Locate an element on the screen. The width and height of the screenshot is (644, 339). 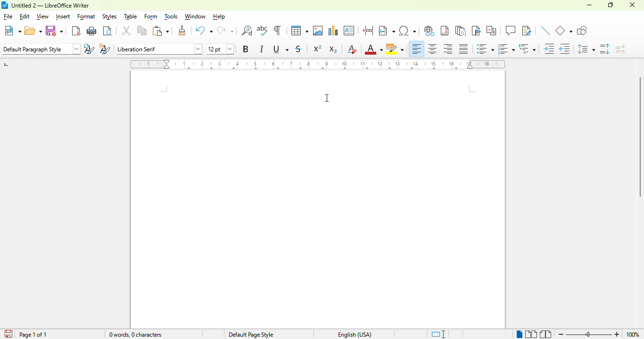
insert is located at coordinates (63, 16).